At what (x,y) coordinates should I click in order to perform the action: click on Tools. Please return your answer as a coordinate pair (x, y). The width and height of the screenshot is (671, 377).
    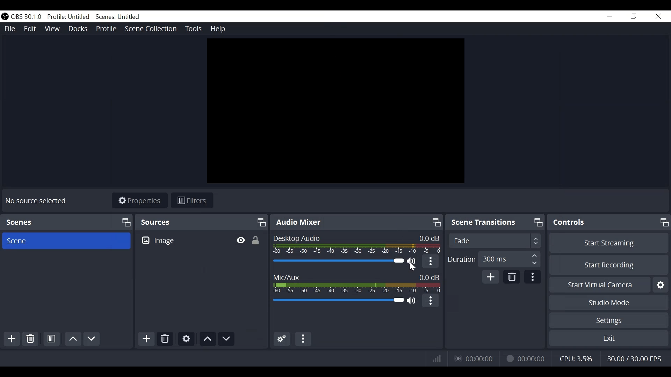
    Looking at the image, I should click on (193, 29).